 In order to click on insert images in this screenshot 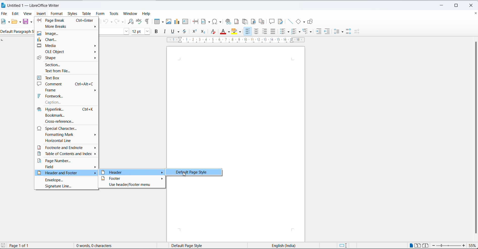, I will do `click(169, 21)`.